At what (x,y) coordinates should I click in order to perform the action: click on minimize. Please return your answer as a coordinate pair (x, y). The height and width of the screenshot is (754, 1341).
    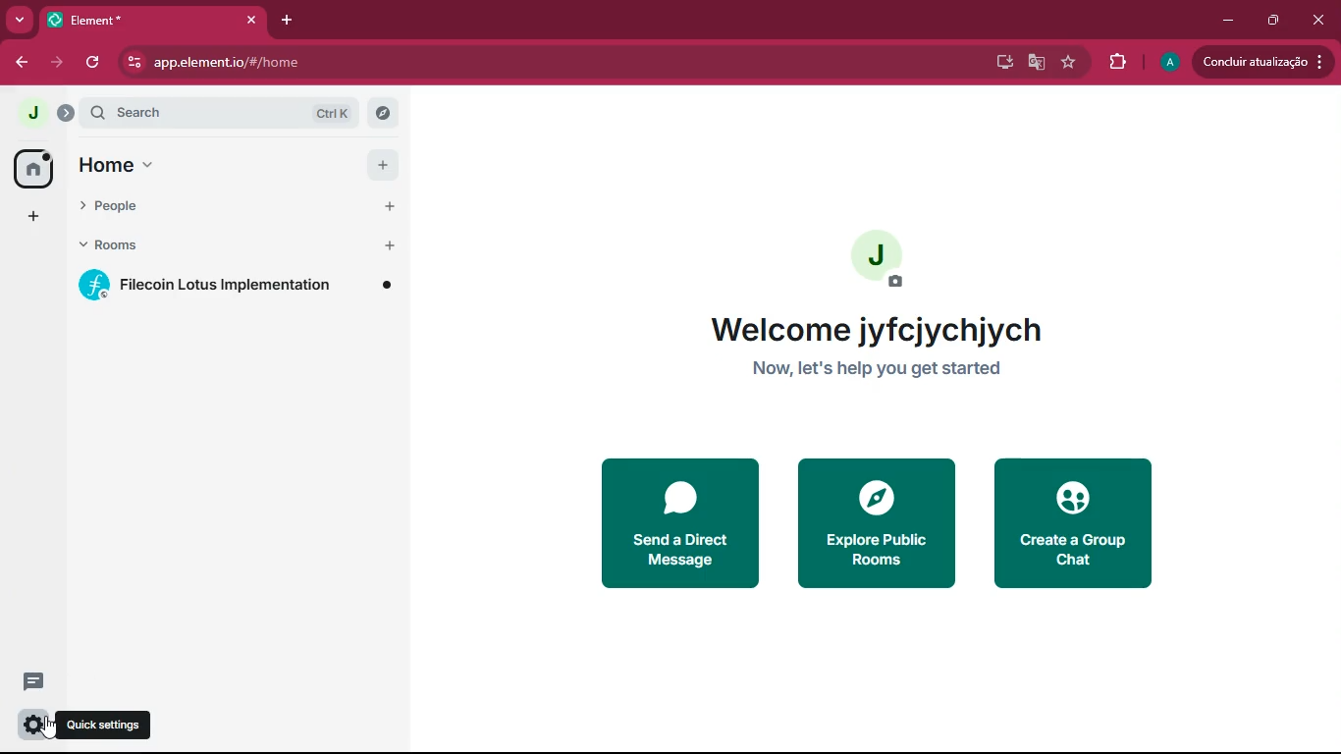
    Looking at the image, I should click on (1227, 21).